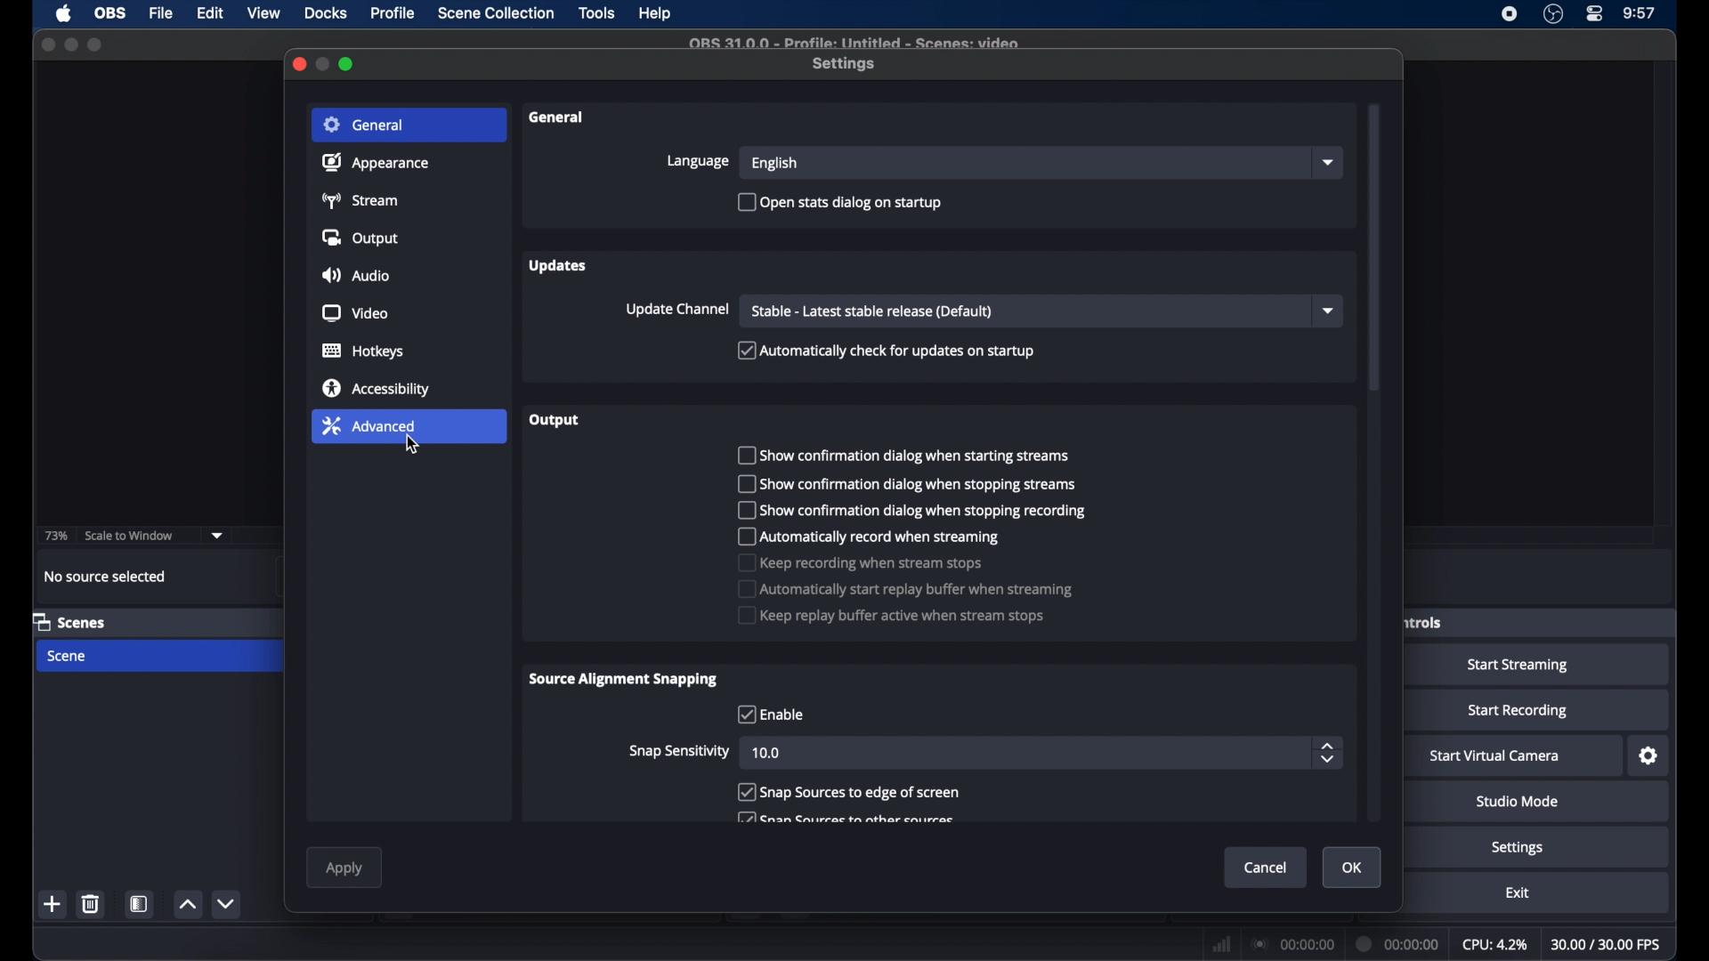  I want to click on profile, so click(393, 13).